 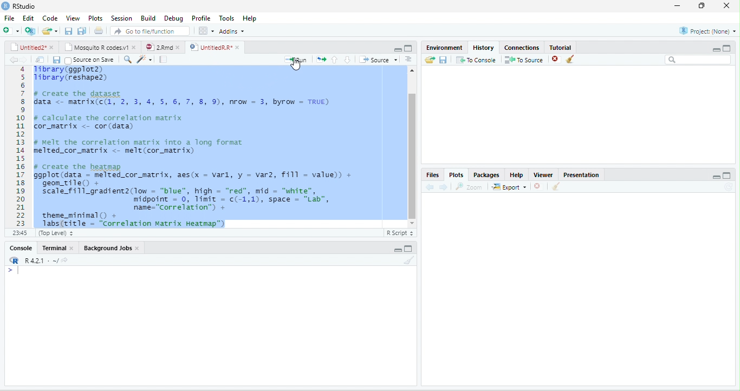 I want to click on close, so click(x=553, y=60).